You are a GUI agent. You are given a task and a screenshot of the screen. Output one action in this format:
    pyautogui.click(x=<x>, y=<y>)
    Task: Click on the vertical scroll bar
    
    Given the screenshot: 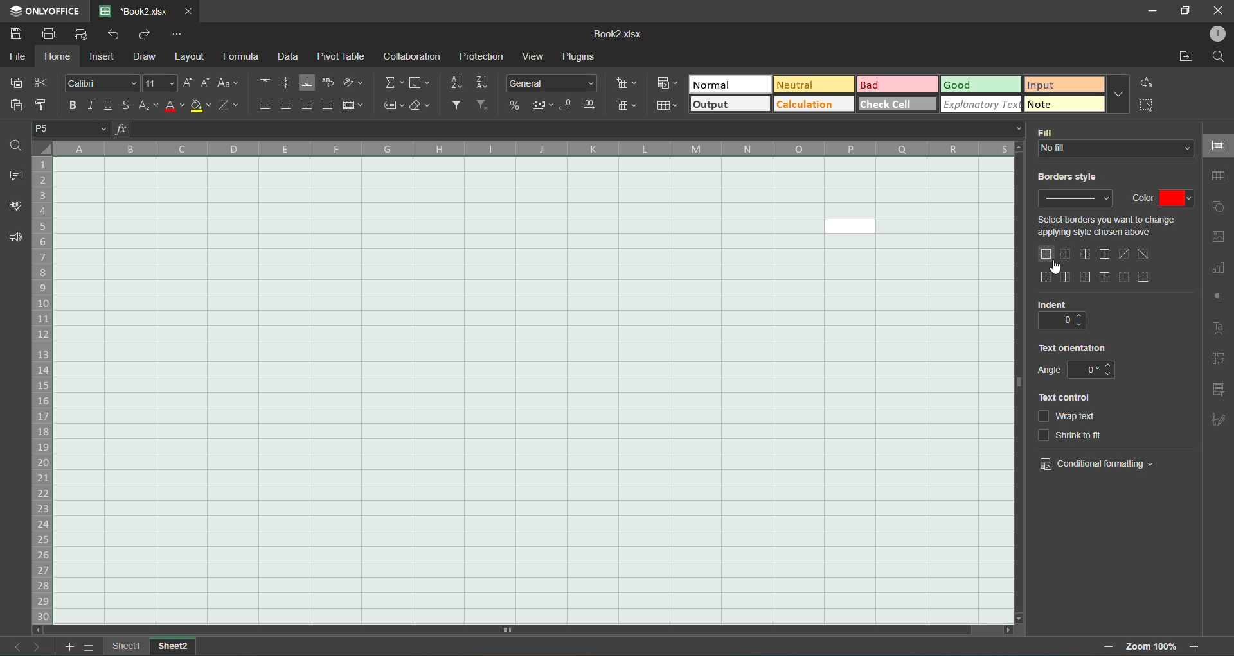 What is the action you would take?
    pyautogui.click(x=1017, y=317)
    